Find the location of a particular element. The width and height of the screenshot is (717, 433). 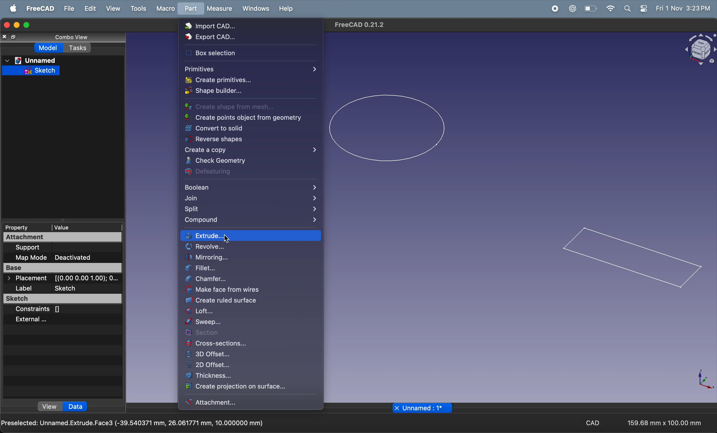

Create shape from mesh... is located at coordinates (229, 107).